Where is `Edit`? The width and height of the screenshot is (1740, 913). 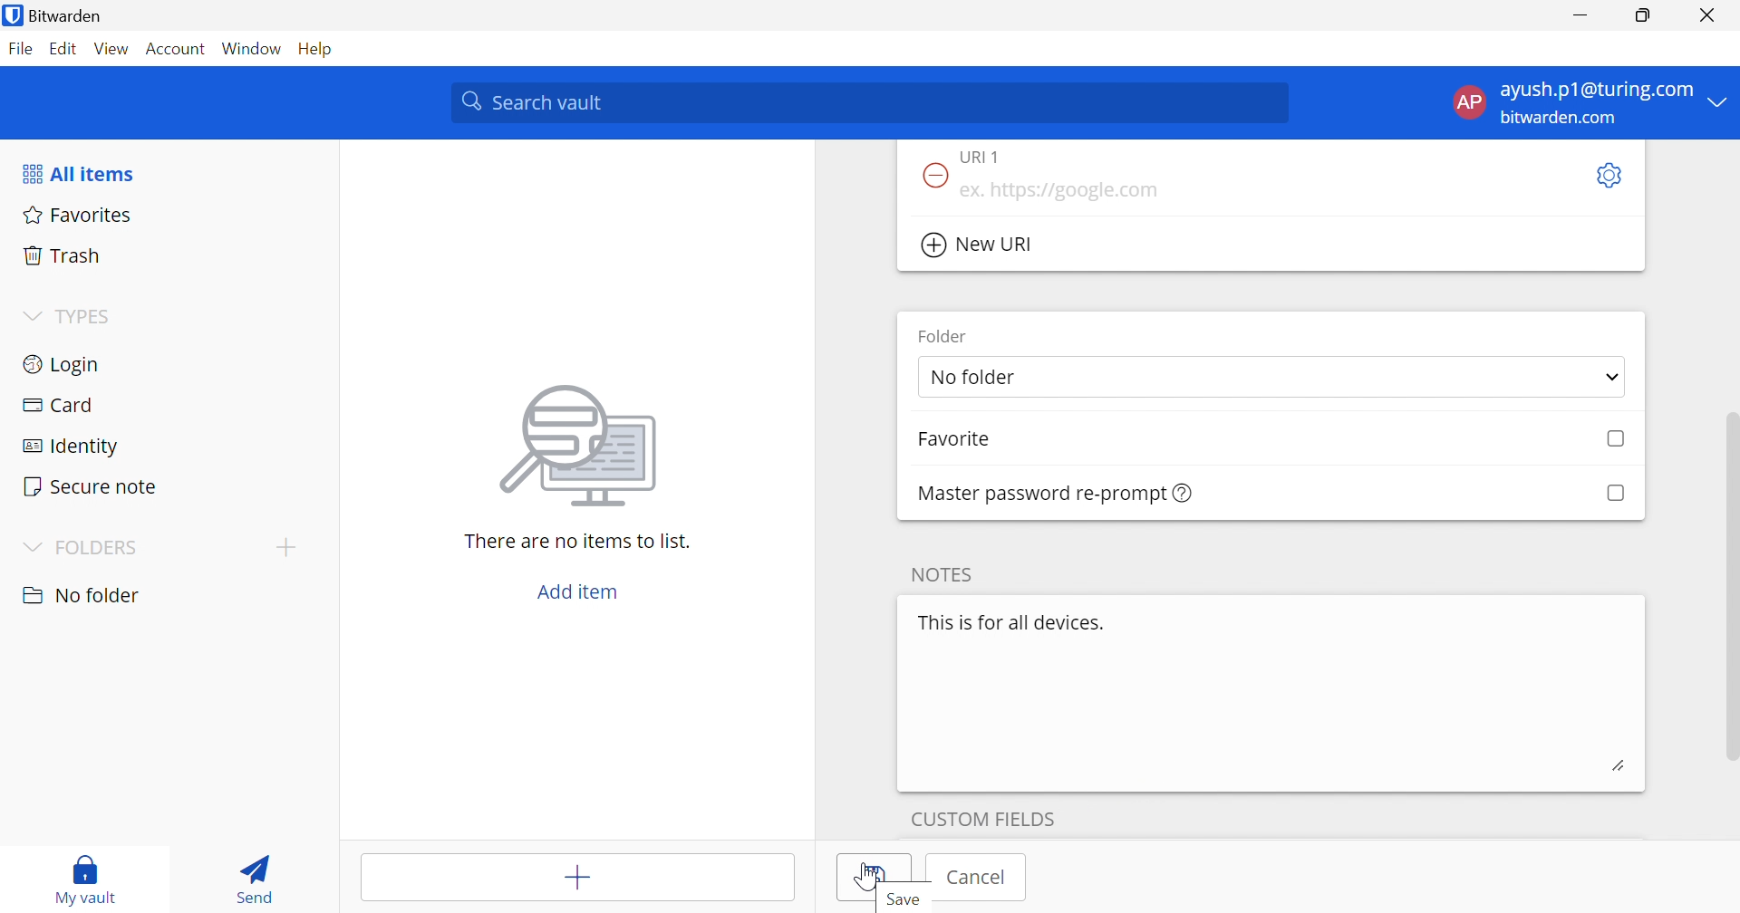
Edit is located at coordinates (62, 50).